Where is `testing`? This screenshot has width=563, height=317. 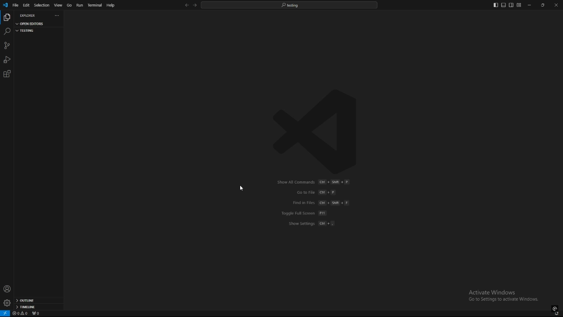
testing is located at coordinates (35, 30).